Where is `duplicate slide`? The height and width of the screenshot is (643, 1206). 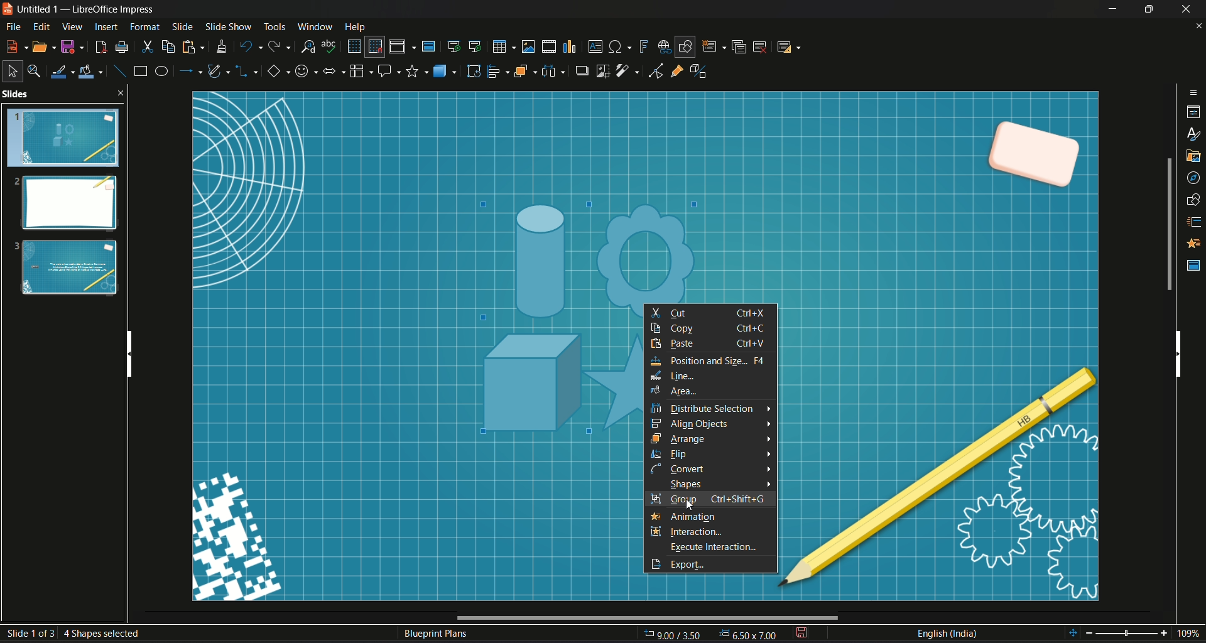 duplicate slide is located at coordinates (739, 46).